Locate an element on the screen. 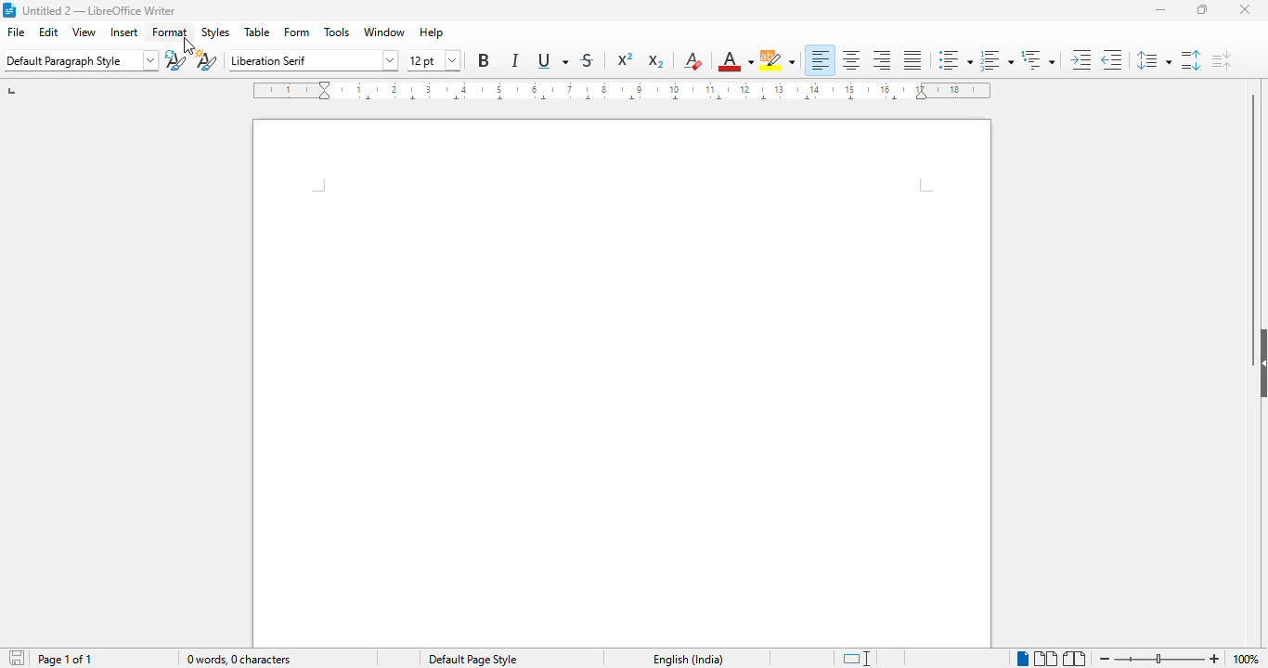 The height and width of the screenshot is (668, 1268). set outline format is located at coordinates (1038, 60).